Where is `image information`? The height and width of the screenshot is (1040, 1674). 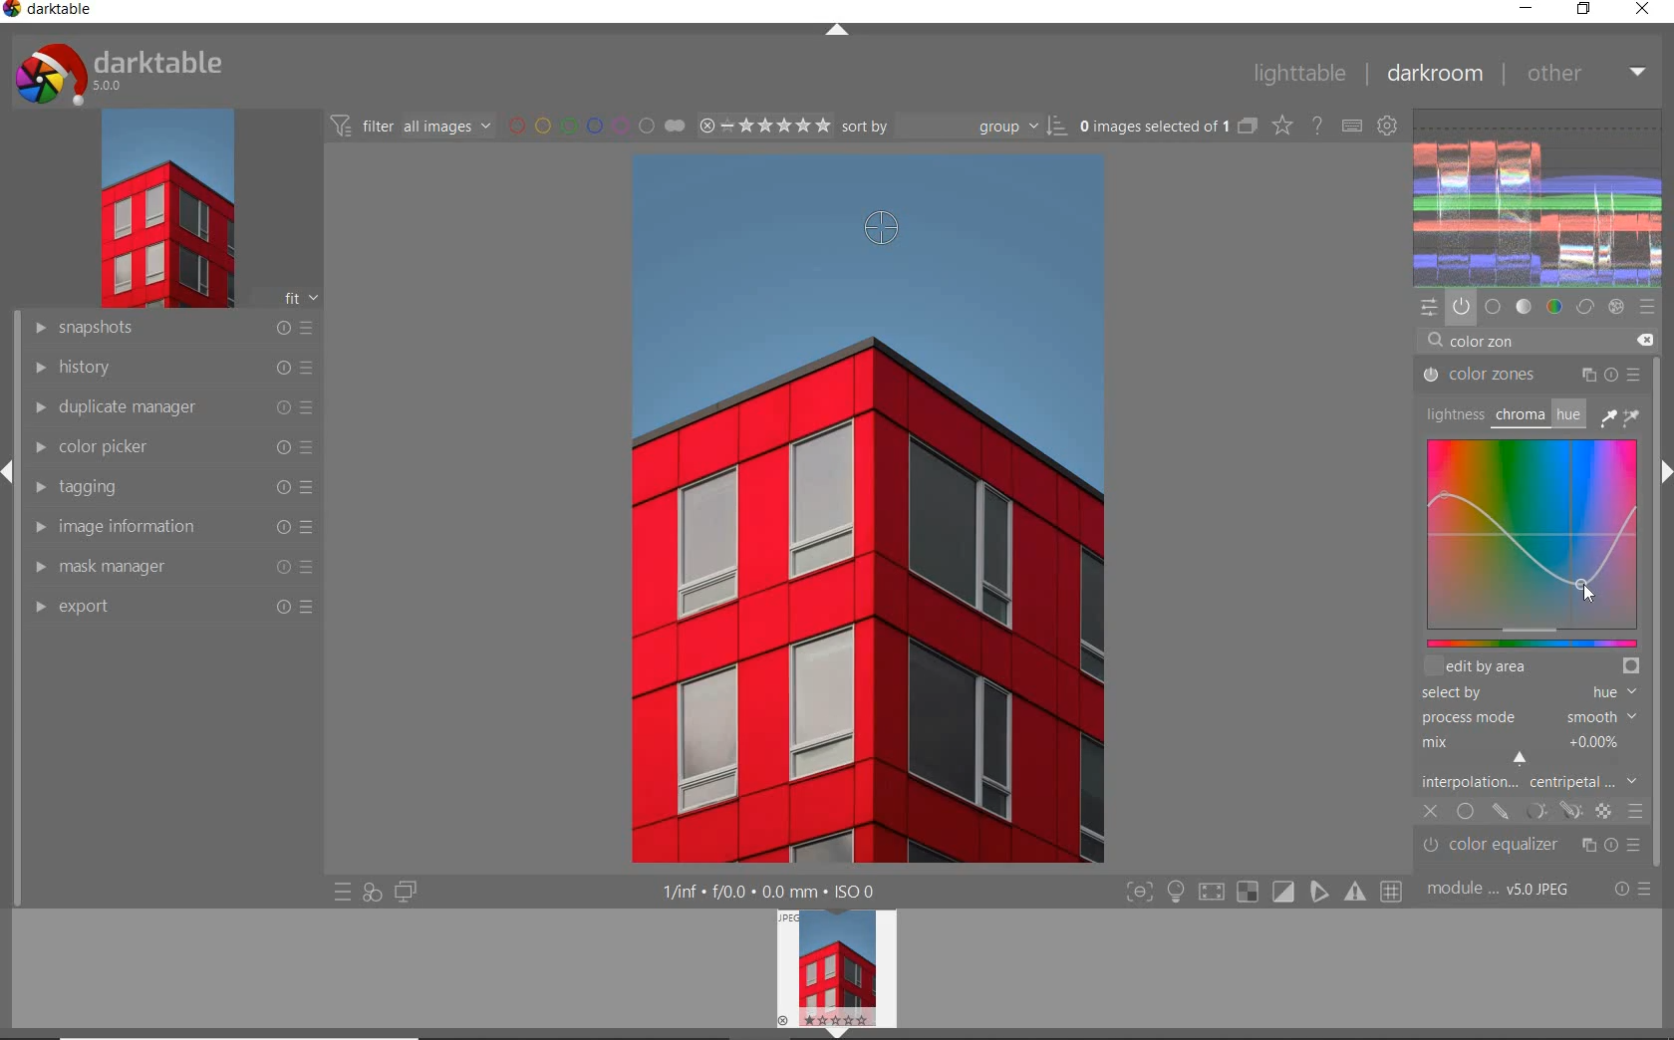 image information is located at coordinates (170, 528).